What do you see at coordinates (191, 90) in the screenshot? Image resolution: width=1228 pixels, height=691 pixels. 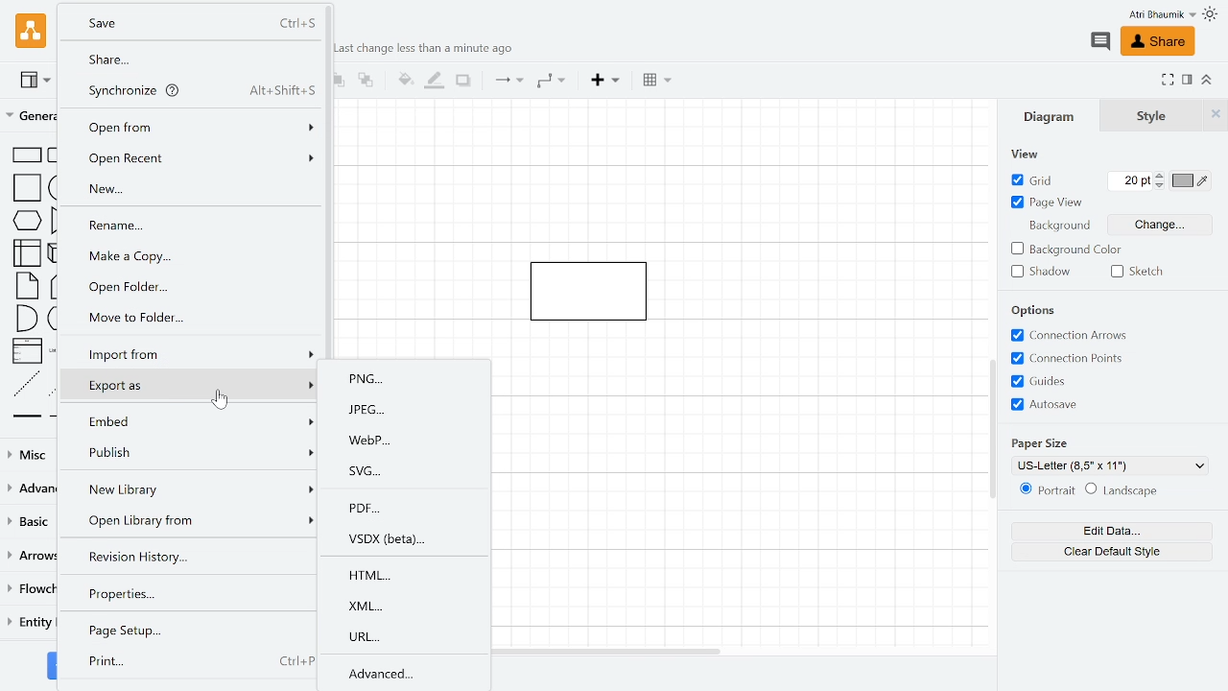 I see `Synchronize` at bounding box center [191, 90].